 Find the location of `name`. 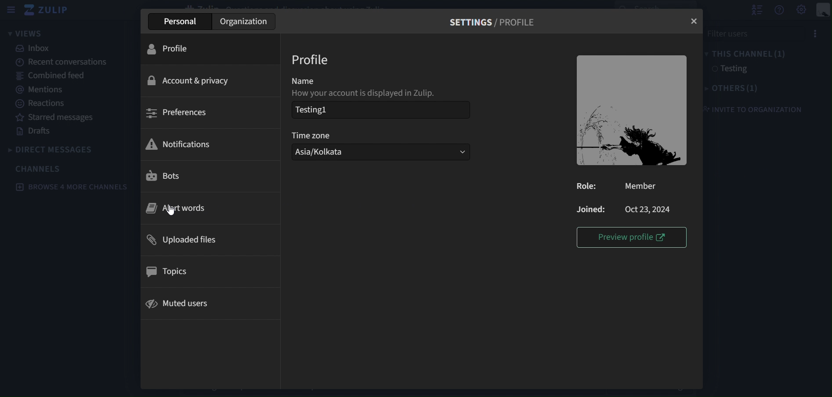

name is located at coordinates (320, 82).